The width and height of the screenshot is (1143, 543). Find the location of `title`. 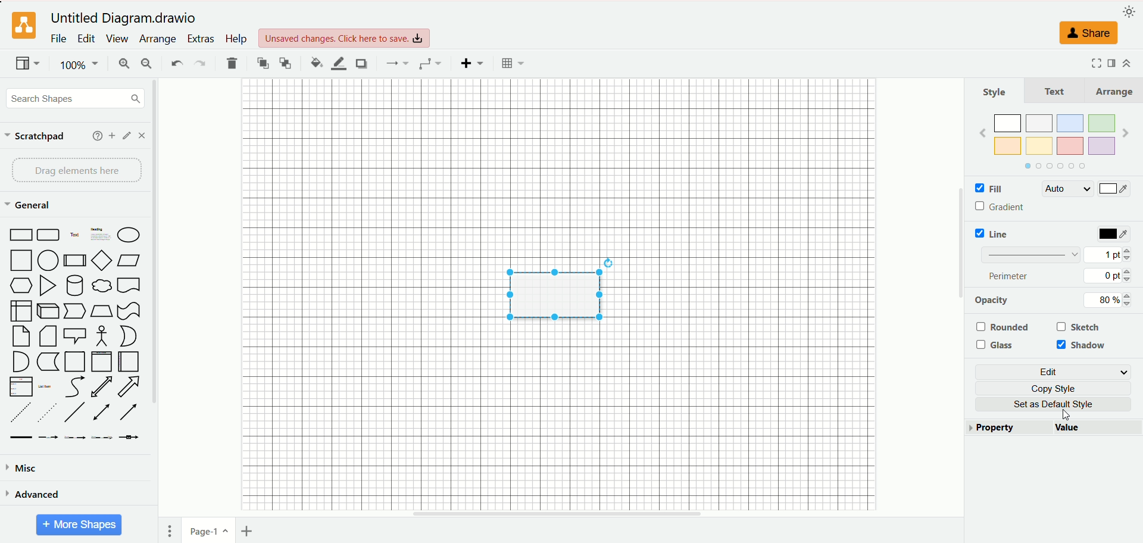

title is located at coordinates (126, 18).